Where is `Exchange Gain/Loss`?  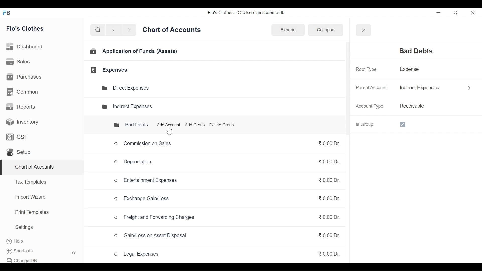
Exchange Gain/Loss is located at coordinates (144, 199).